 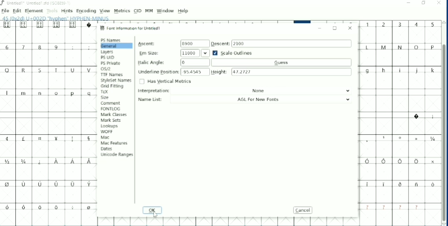 What do you see at coordinates (111, 109) in the screenshot?
I see `FONTLOG` at bounding box center [111, 109].